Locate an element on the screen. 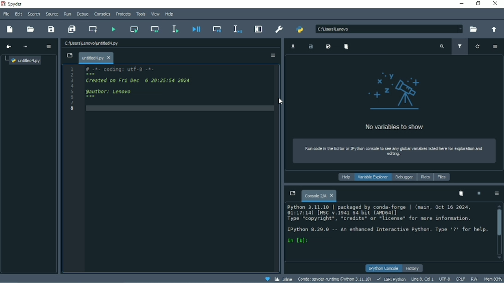 Image resolution: width=504 pixels, height=283 pixels. RW is located at coordinates (474, 279).